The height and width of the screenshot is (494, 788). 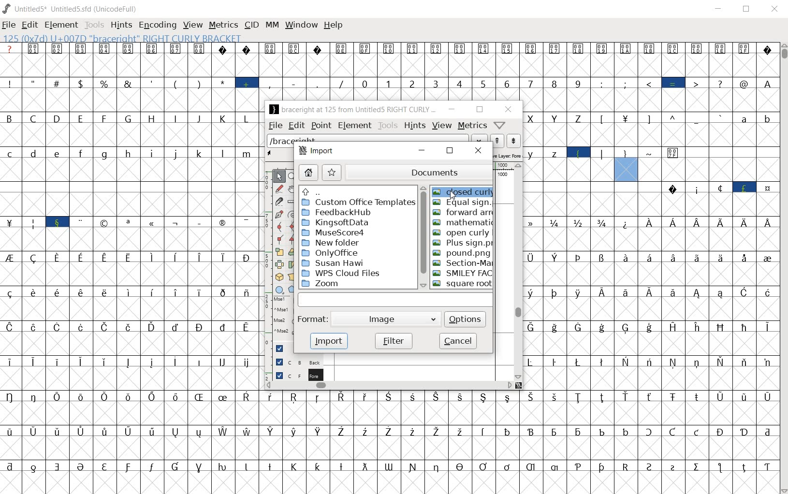 I want to click on OnlyOffice, so click(x=330, y=254).